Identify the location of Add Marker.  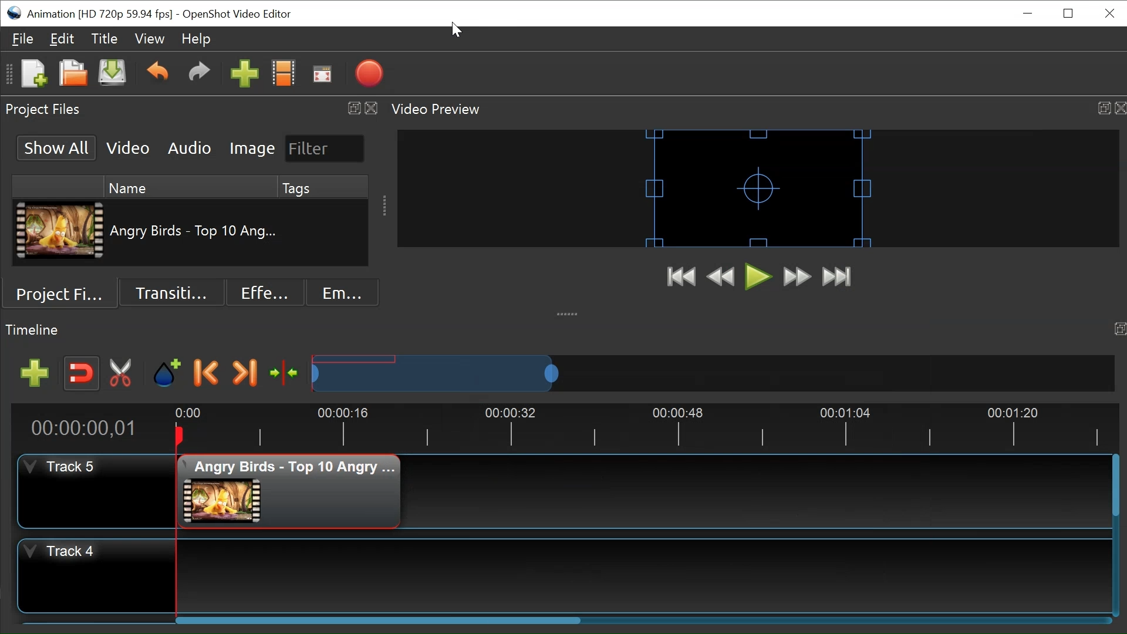
(167, 372).